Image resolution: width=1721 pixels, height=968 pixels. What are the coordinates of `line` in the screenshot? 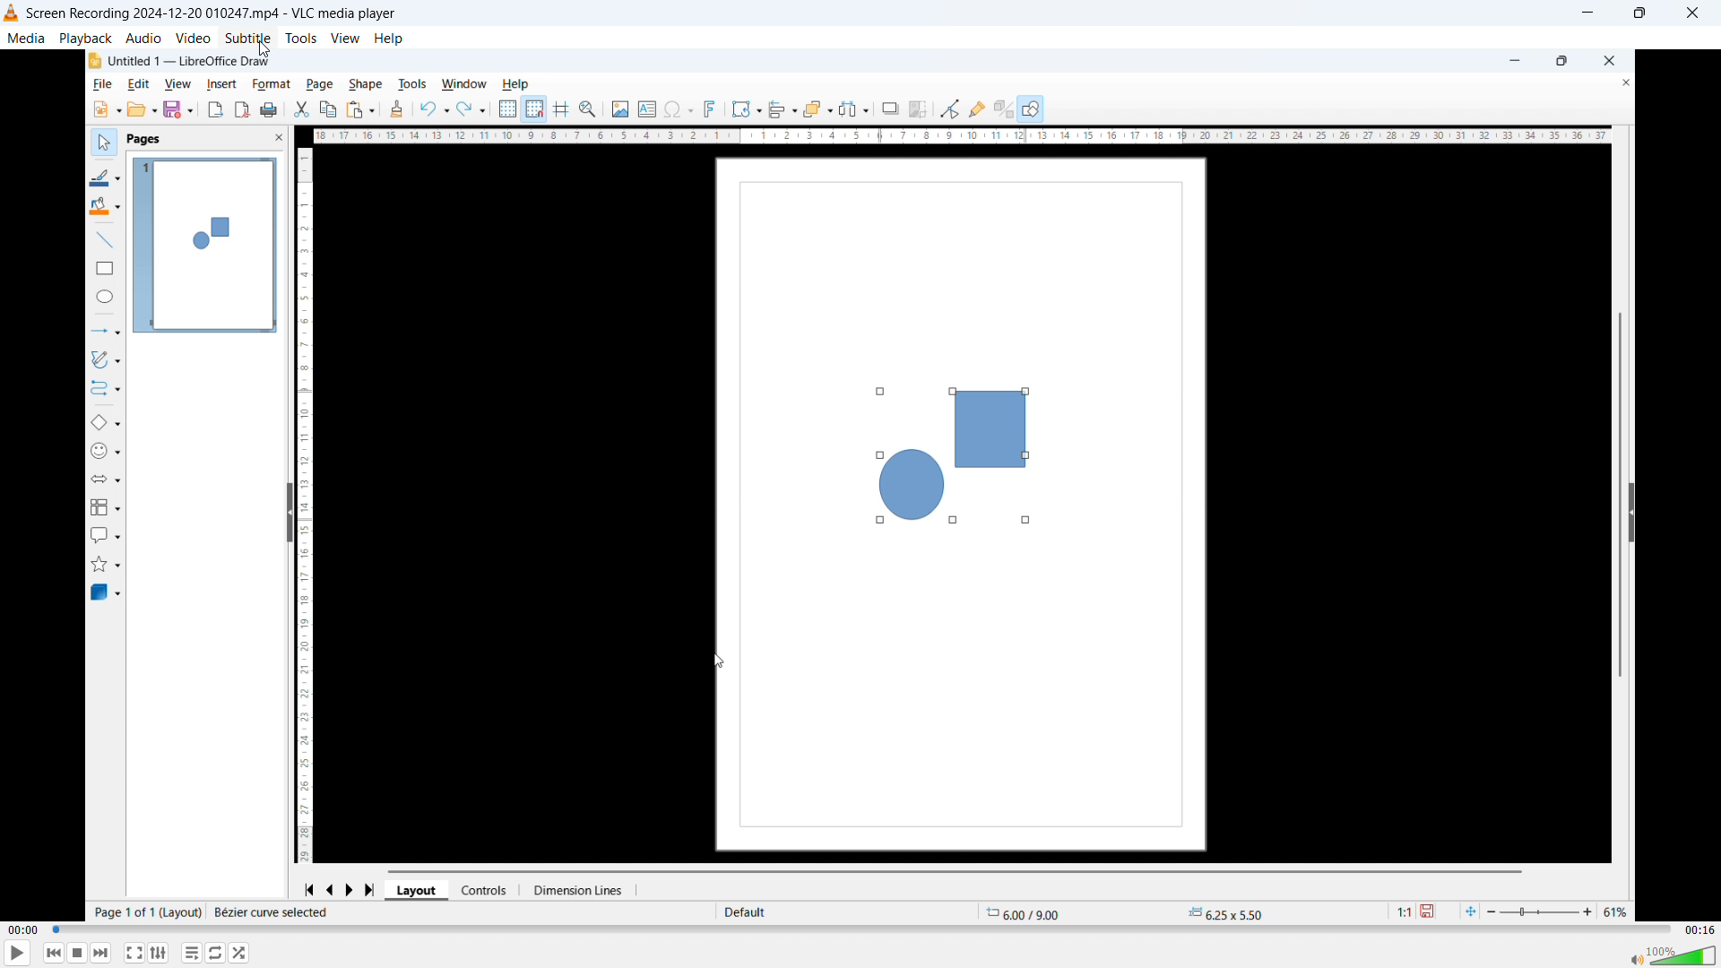 It's located at (101, 240).